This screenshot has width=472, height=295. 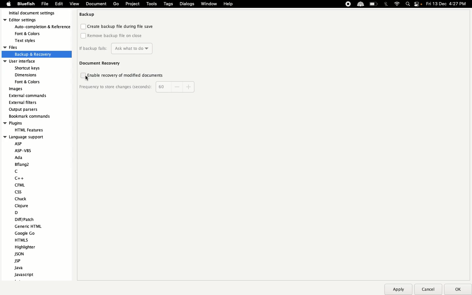 I want to click on Dialogs, so click(x=187, y=3).